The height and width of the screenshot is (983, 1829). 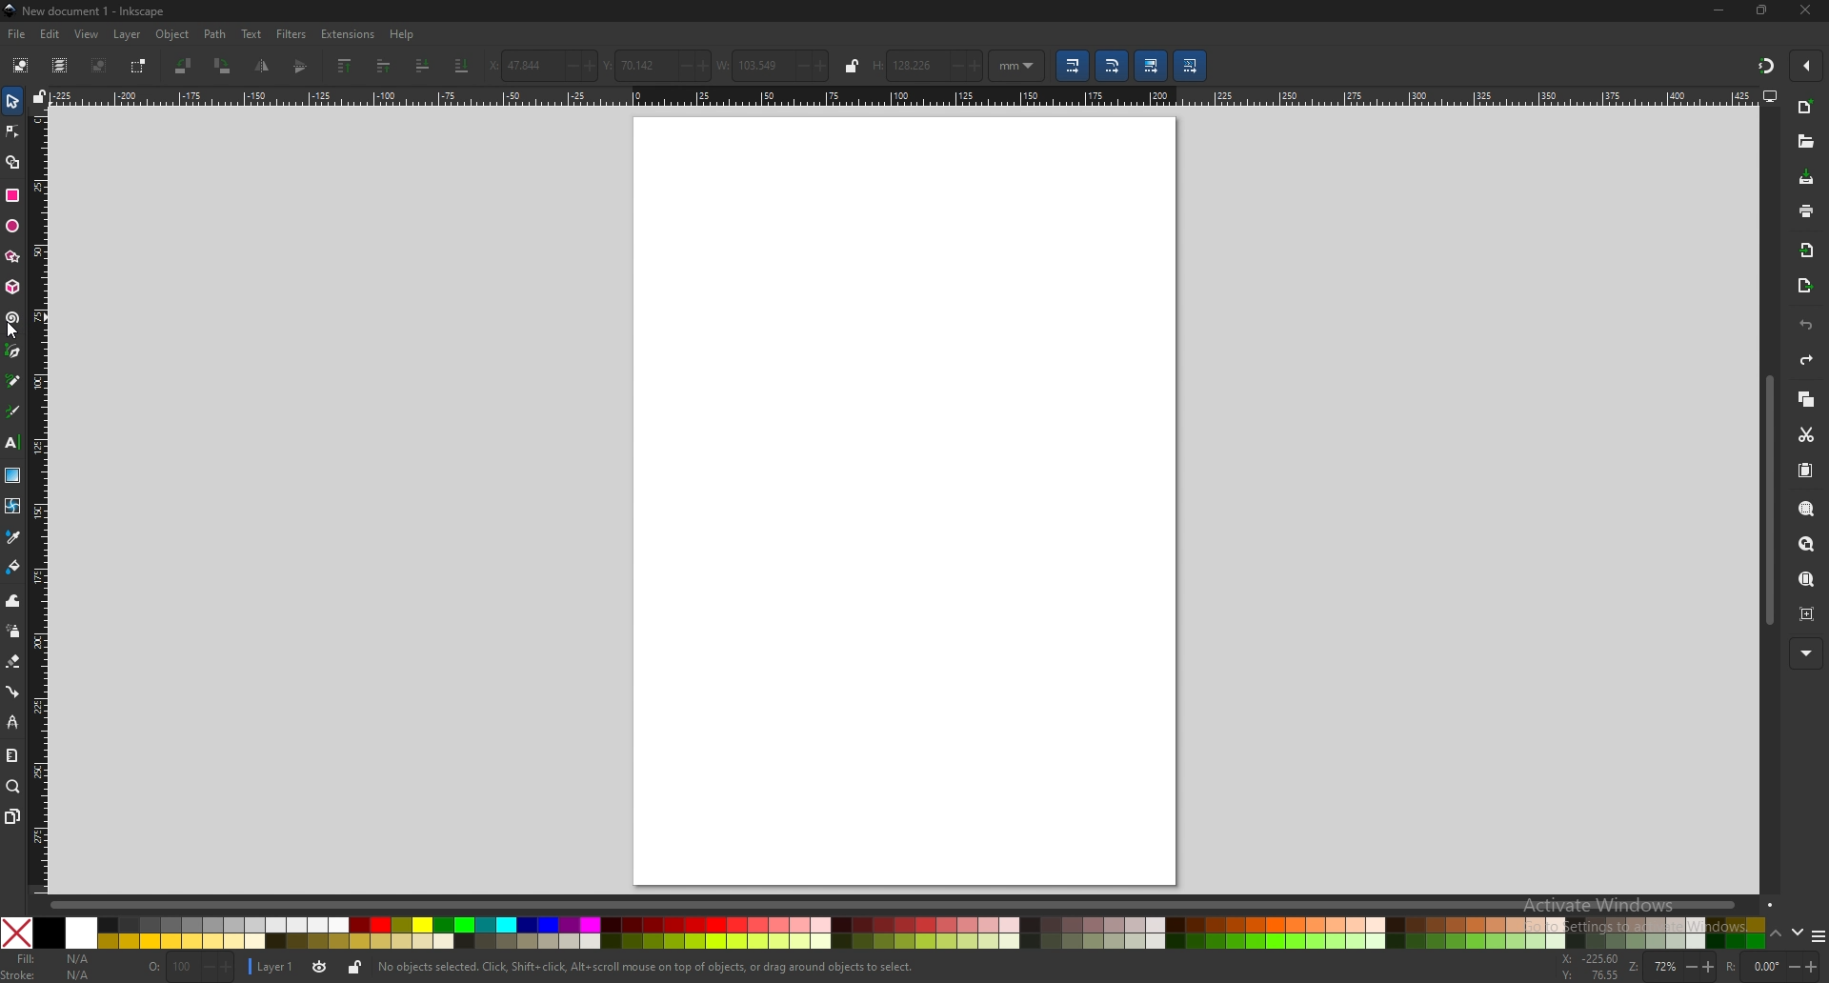 I want to click on cursor, so click(x=17, y=333).